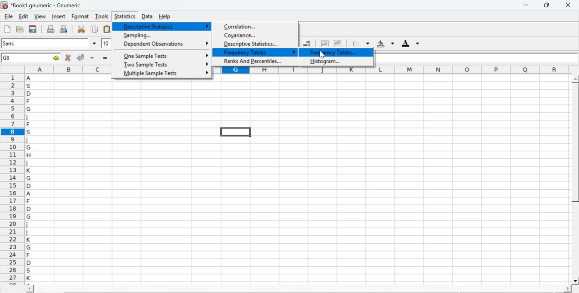 The image size is (579, 293). I want to click on more, so click(207, 72).